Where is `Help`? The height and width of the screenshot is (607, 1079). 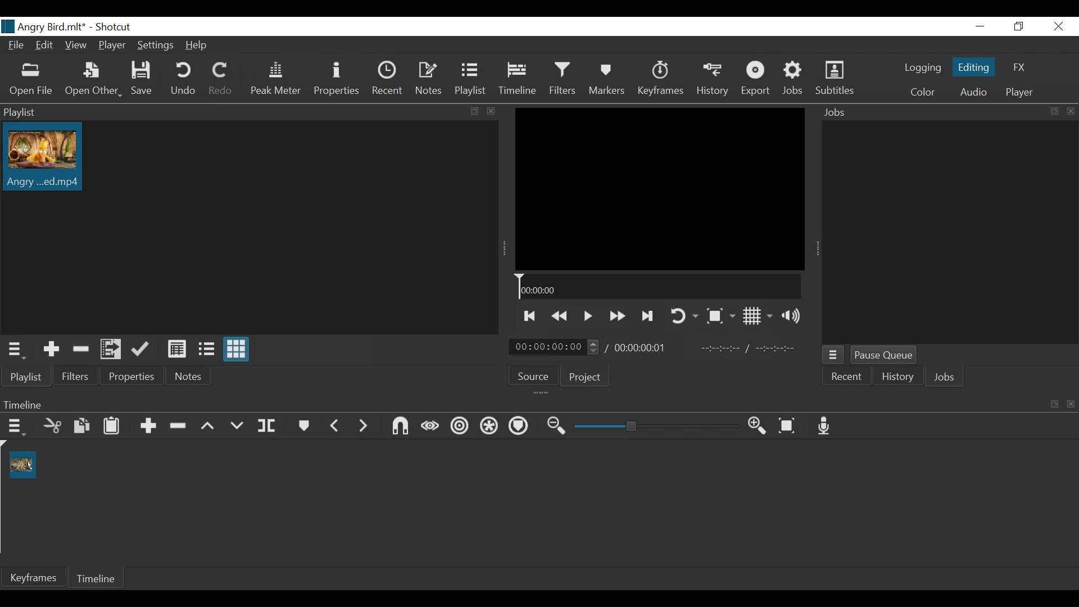 Help is located at coordinates (195, 45).